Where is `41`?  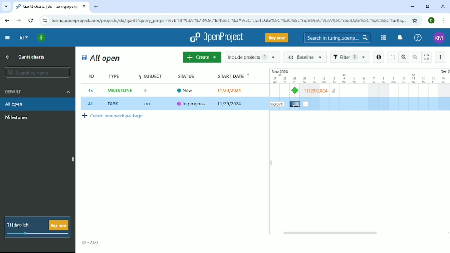
41 is located at coordinates (91, 104).